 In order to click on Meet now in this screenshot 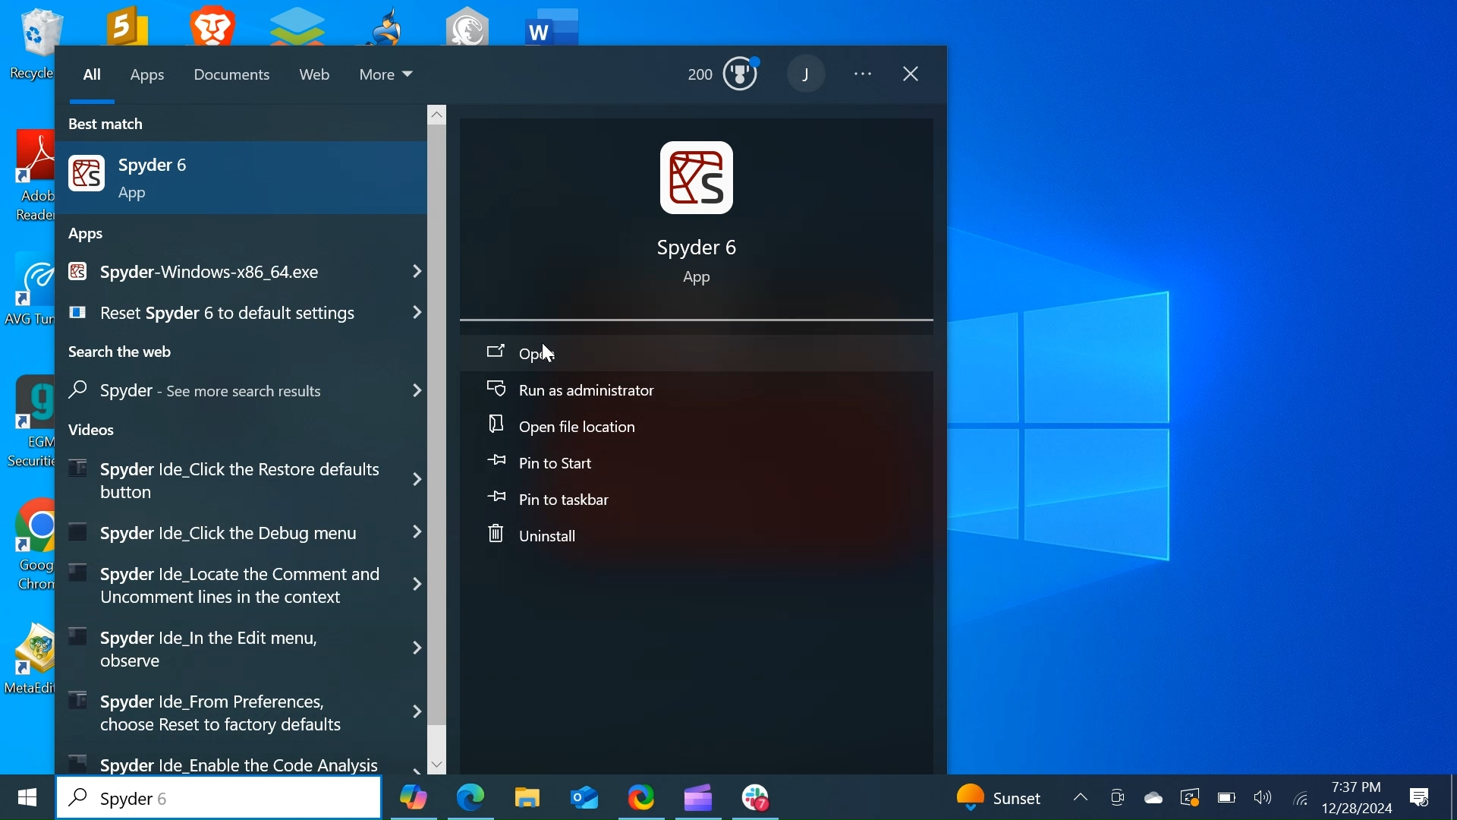, I will do `click(1116, 799)`.